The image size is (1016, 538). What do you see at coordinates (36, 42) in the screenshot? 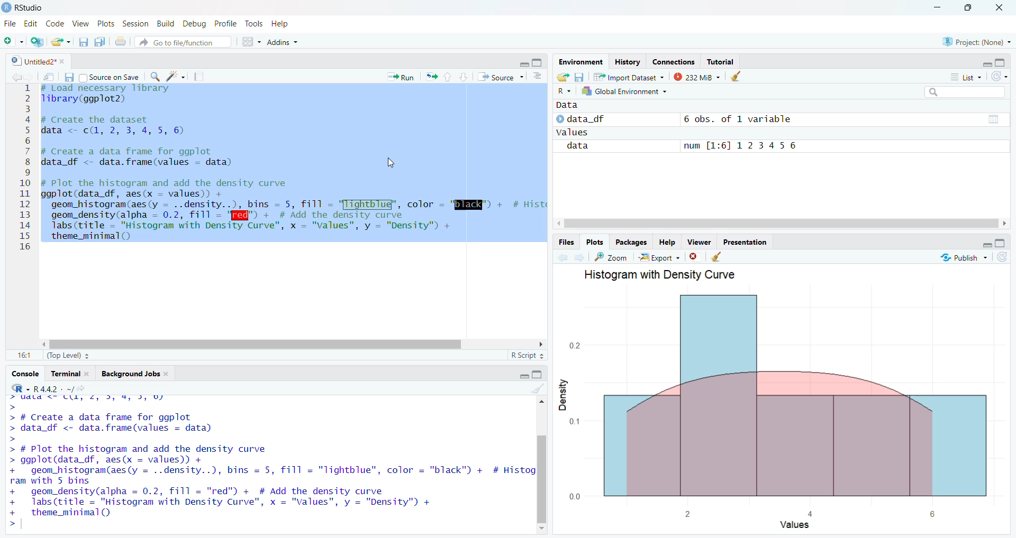
I see `create a project` at bounding box center [36, 42].